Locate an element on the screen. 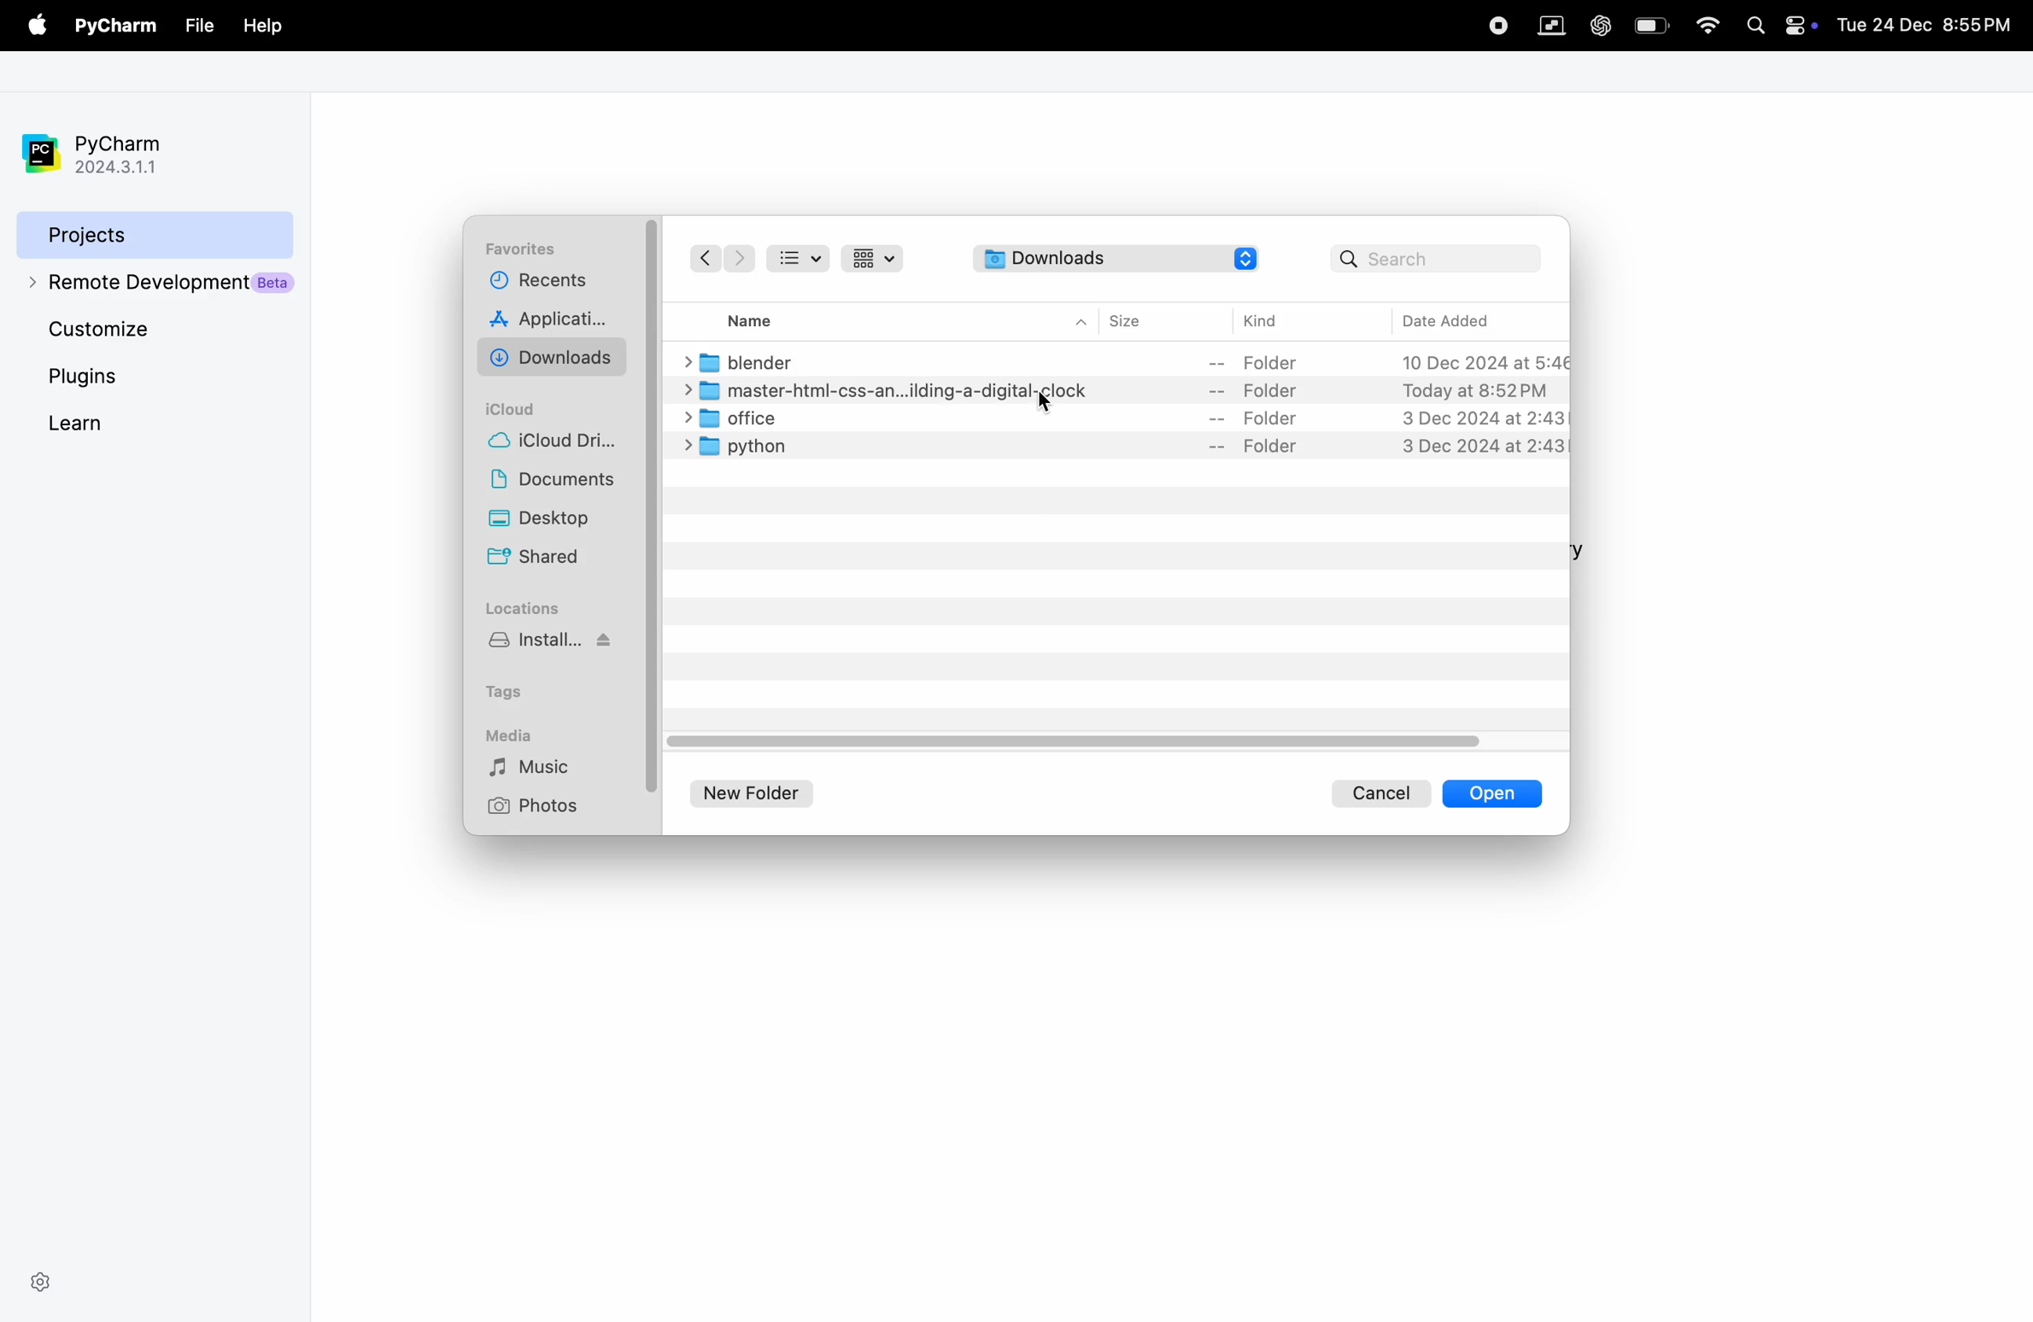 The width and height of the screenshot is (2033, 1322). documents is located at coordinates (559, 483).